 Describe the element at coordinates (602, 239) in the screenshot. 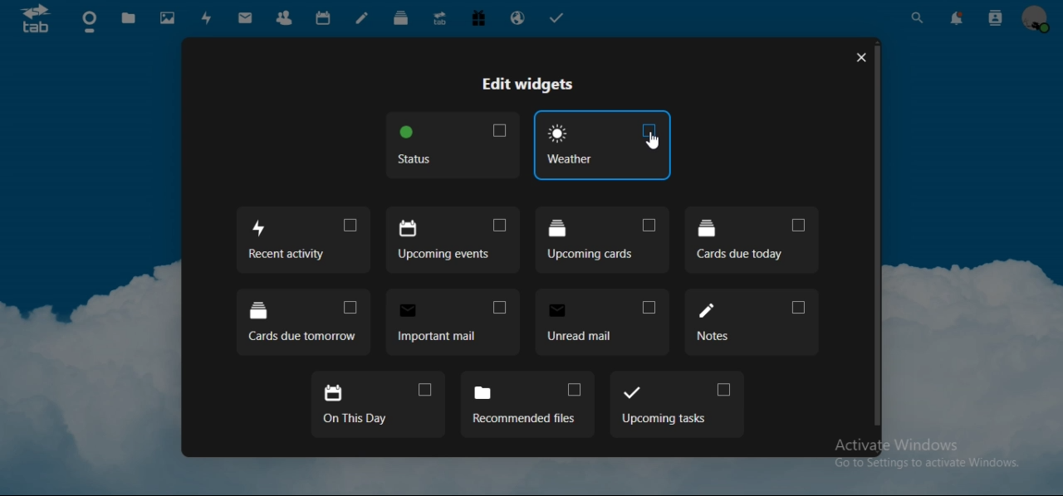

I see `upcoming cards` at that location.